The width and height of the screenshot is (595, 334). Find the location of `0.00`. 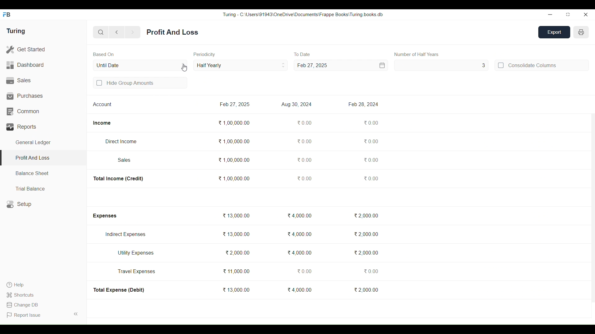

0.00 is located at coordinates (371, 178).